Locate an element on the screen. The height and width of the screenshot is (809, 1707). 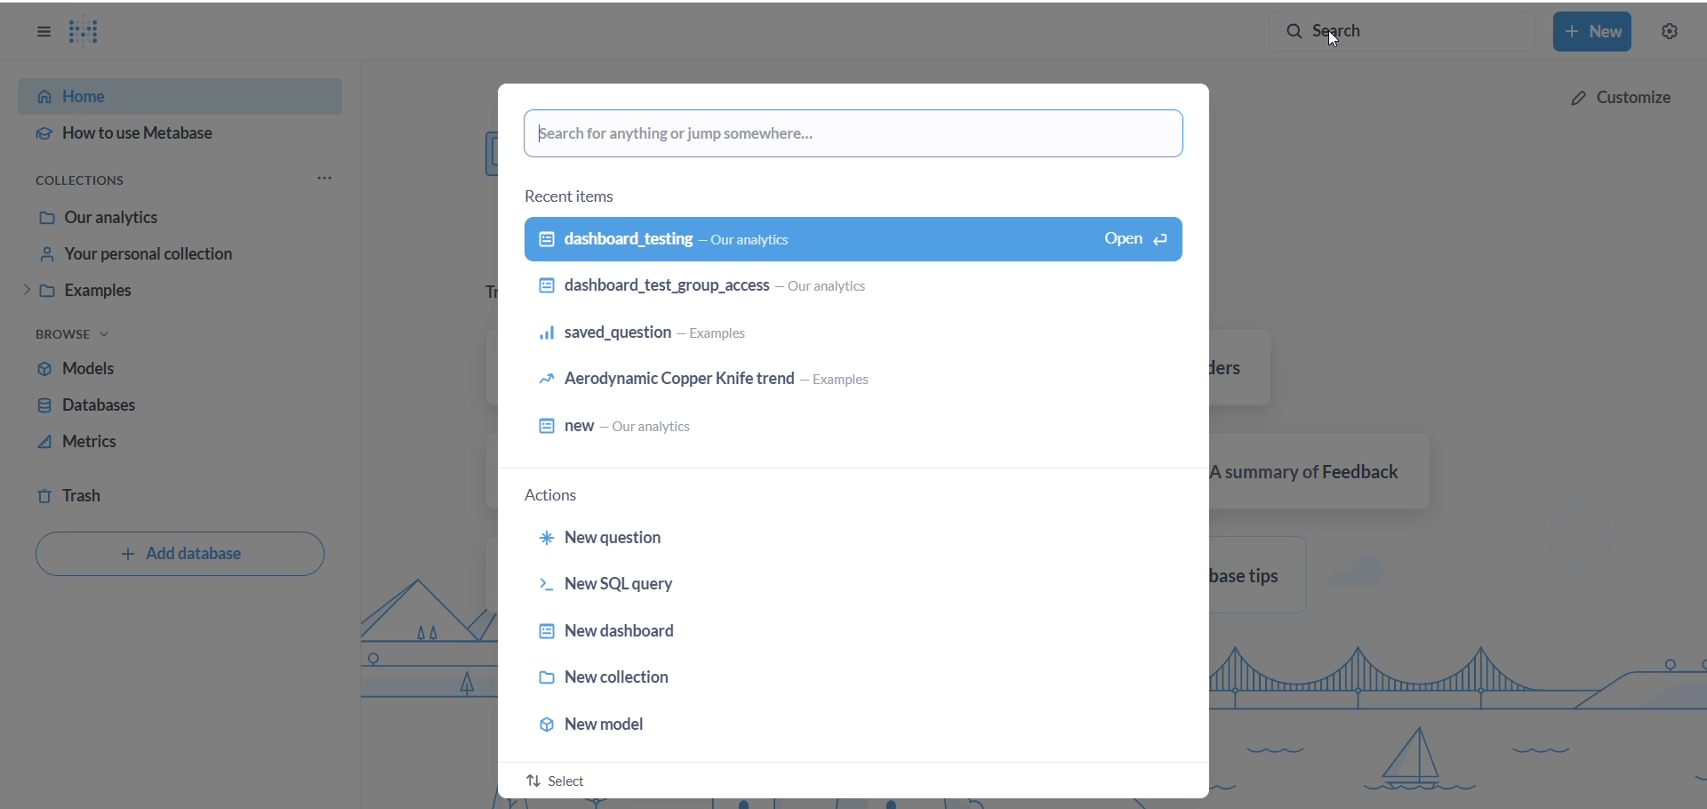
cursor is located at coordinates (1334, 42).